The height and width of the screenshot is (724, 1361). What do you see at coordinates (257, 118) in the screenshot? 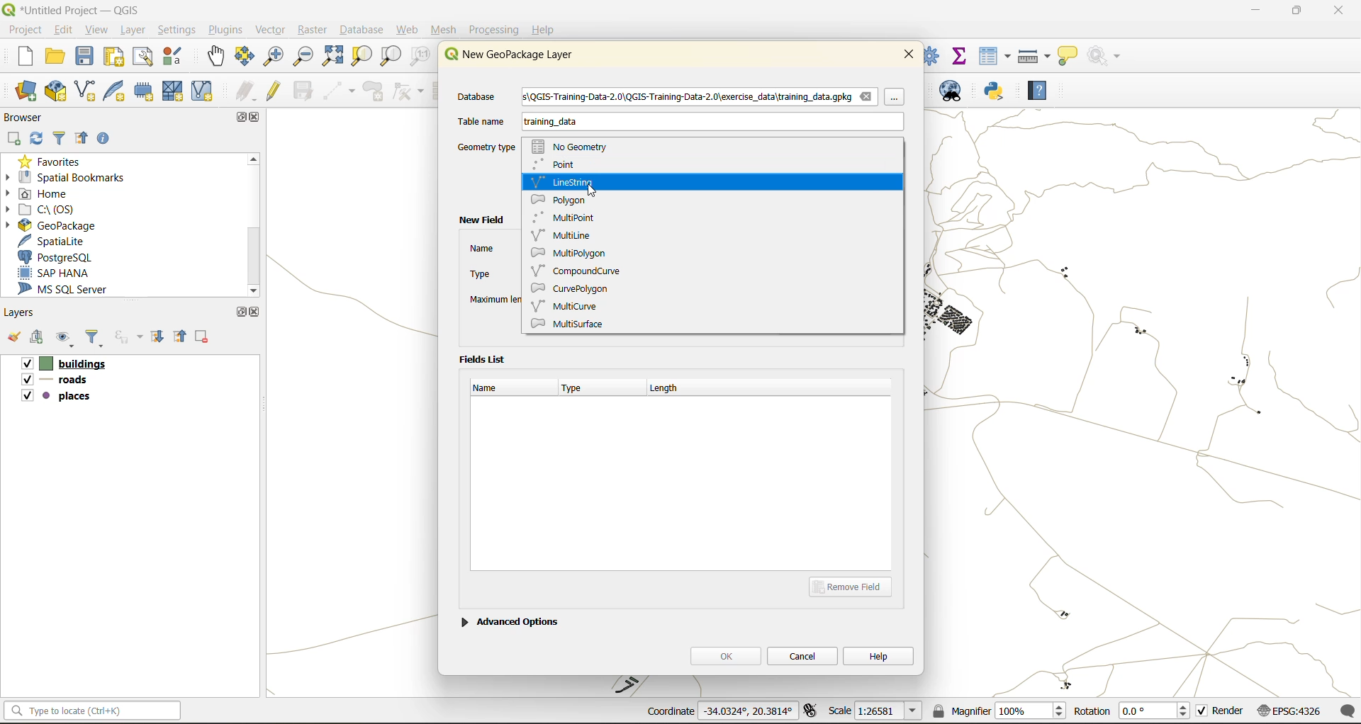
I see `close` at bounding box center [257, 118].